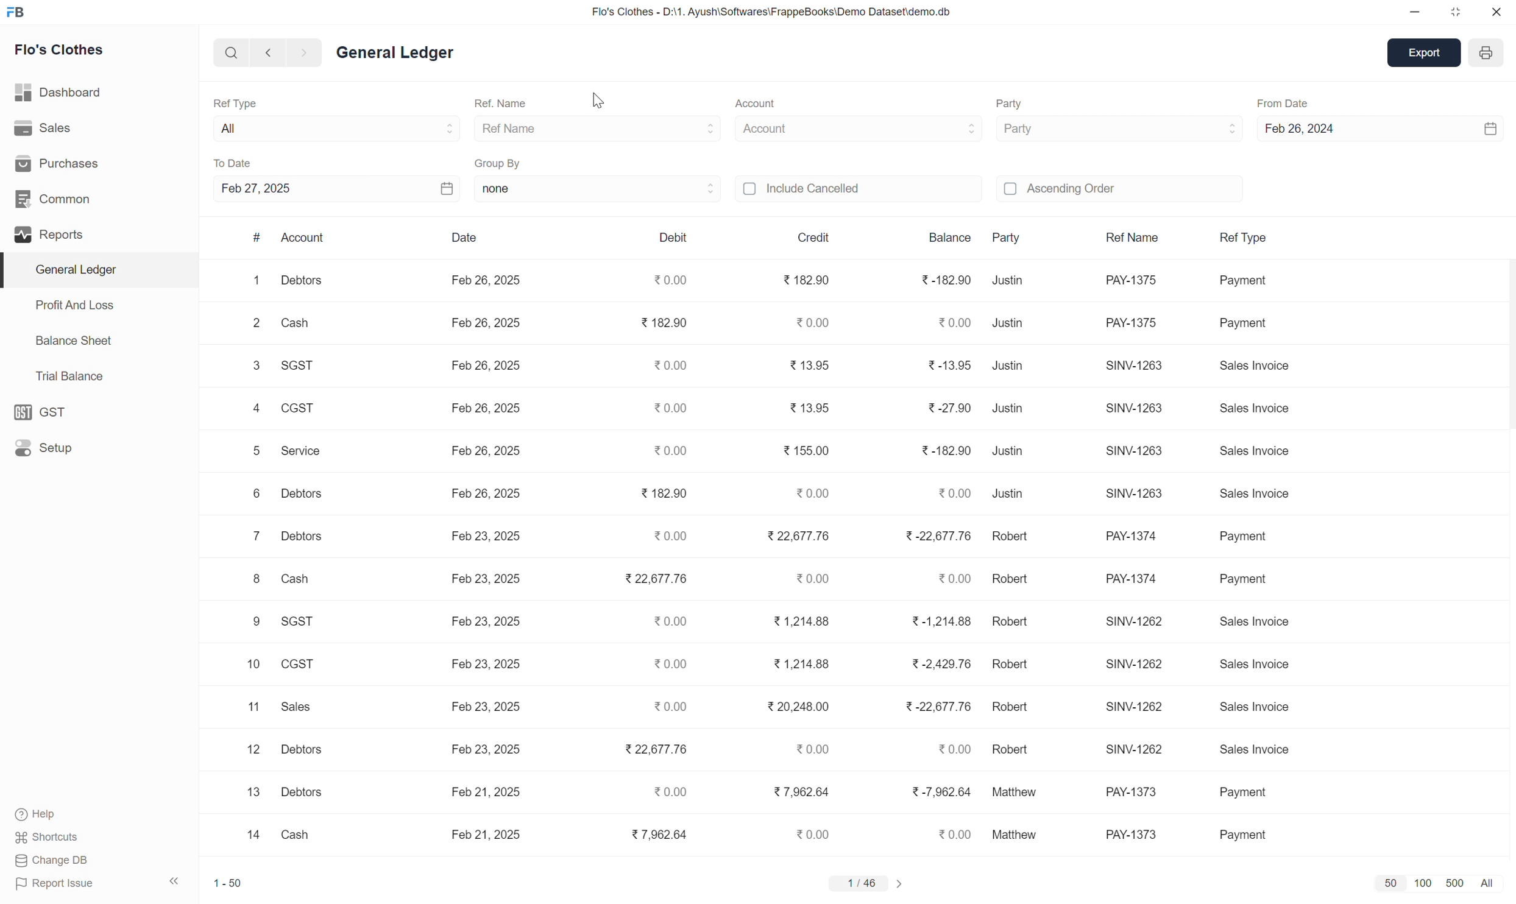 The width and height of the screenshot is (1516, 904). I want to click on 10, so click(255, 664).